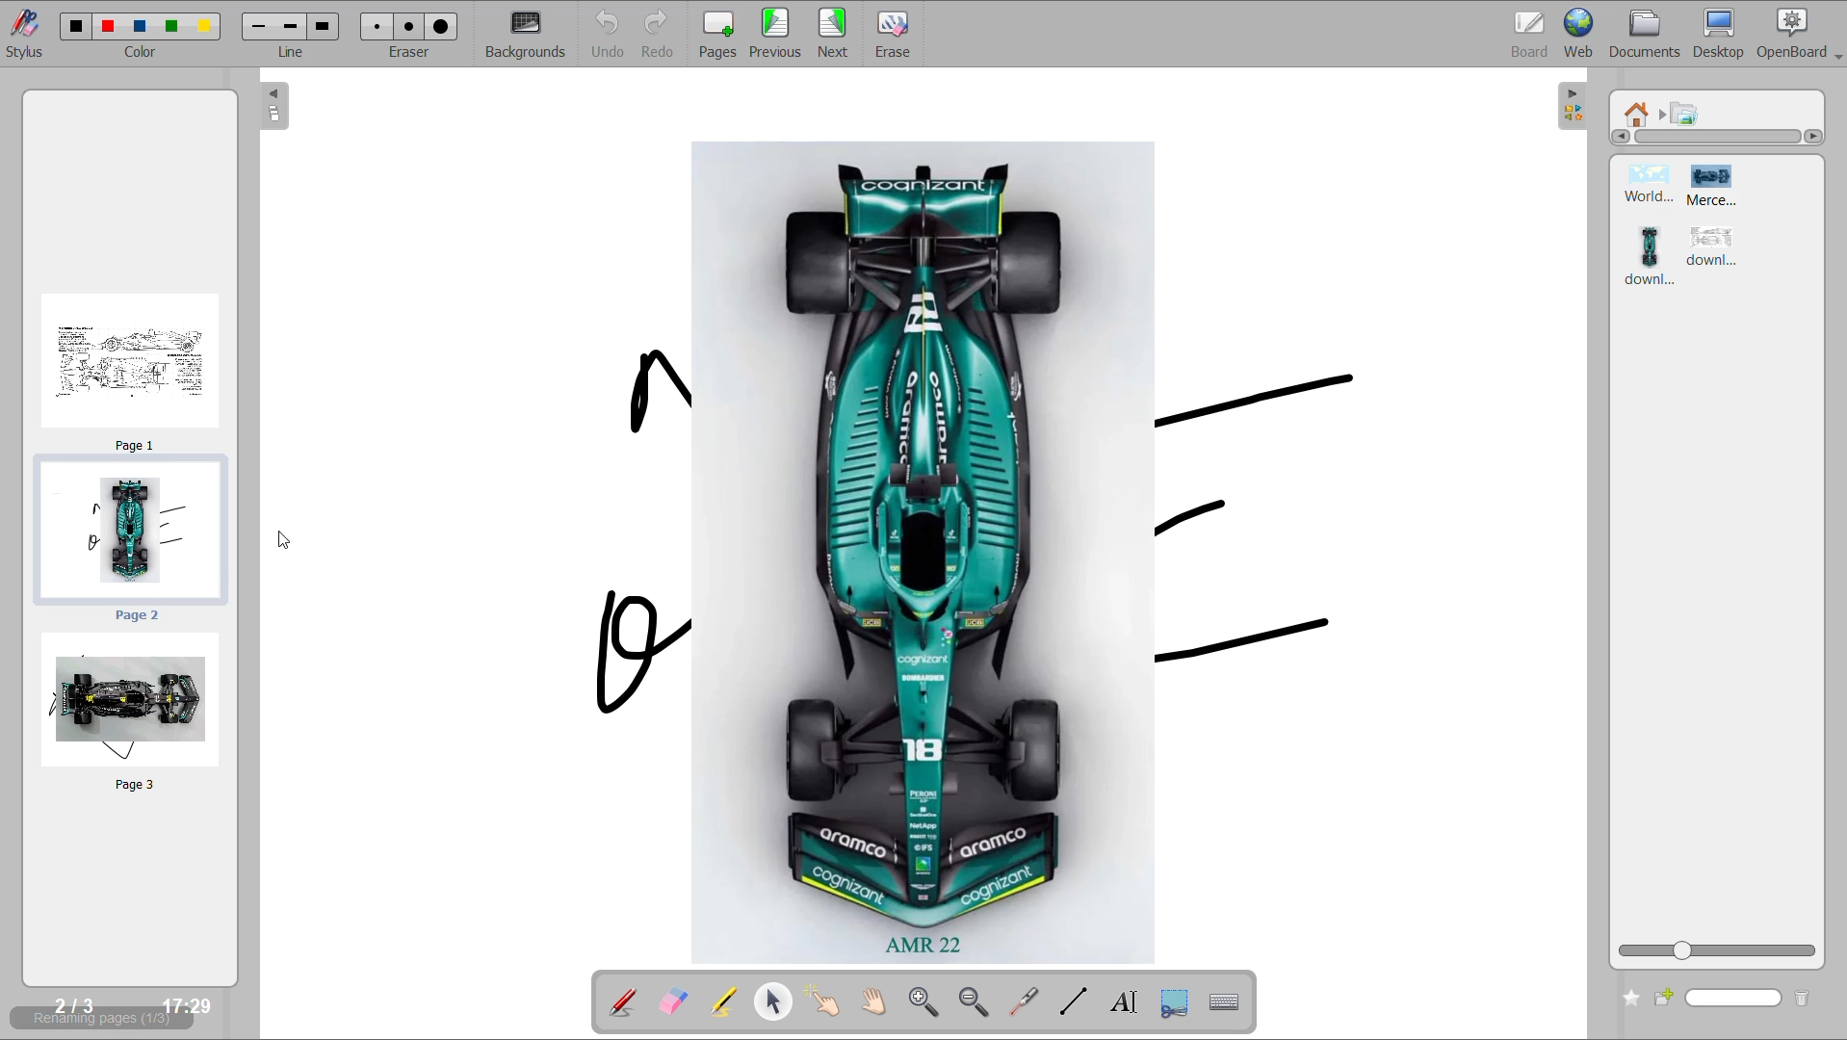  What do you see at coordinates (1643, 113) in the screenshot?
I see `root` at bounding box center [1643, 113].